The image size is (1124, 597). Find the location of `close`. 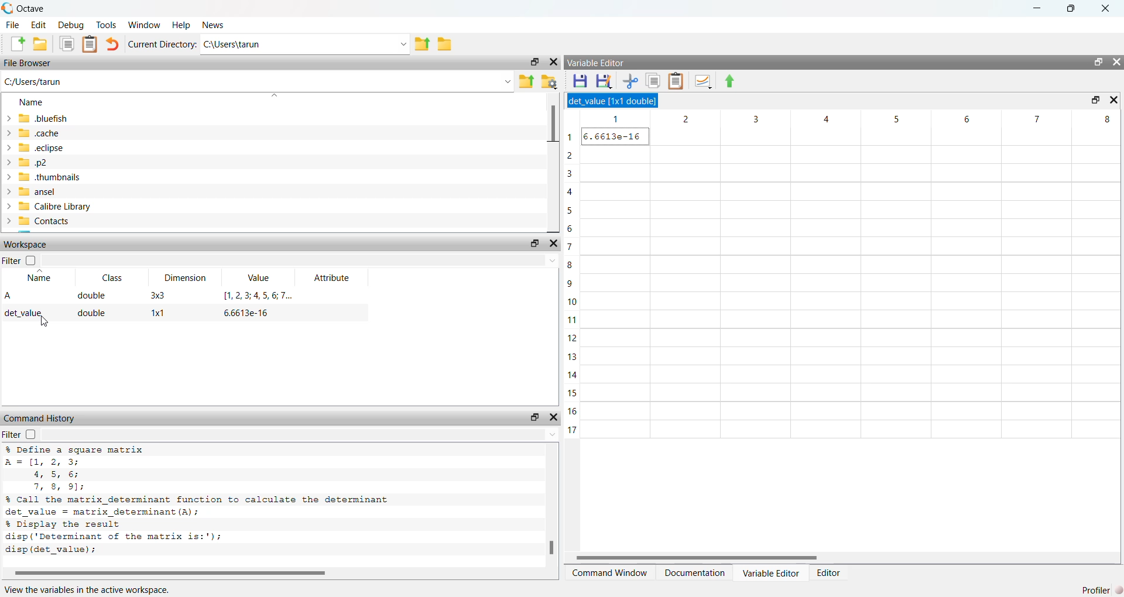

close is located at coordinates (1115, 100).